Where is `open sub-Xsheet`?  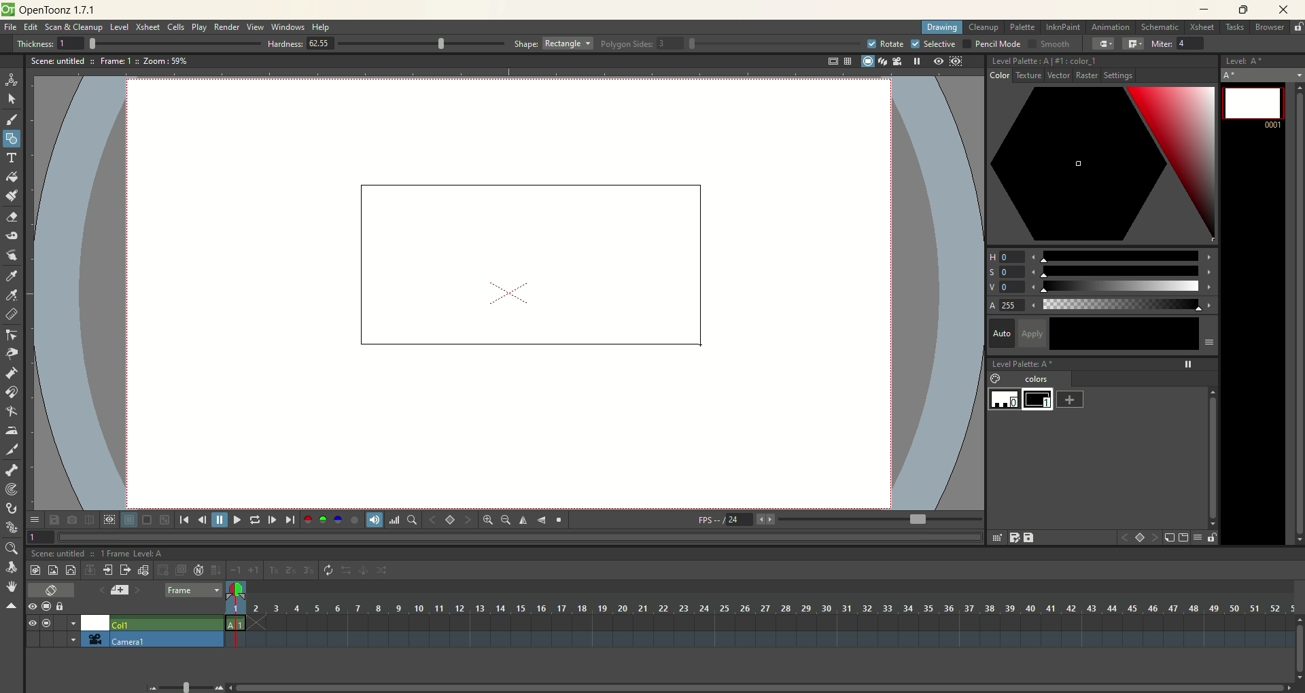
open sub-Xsheet is located at coordinates (109, 570).